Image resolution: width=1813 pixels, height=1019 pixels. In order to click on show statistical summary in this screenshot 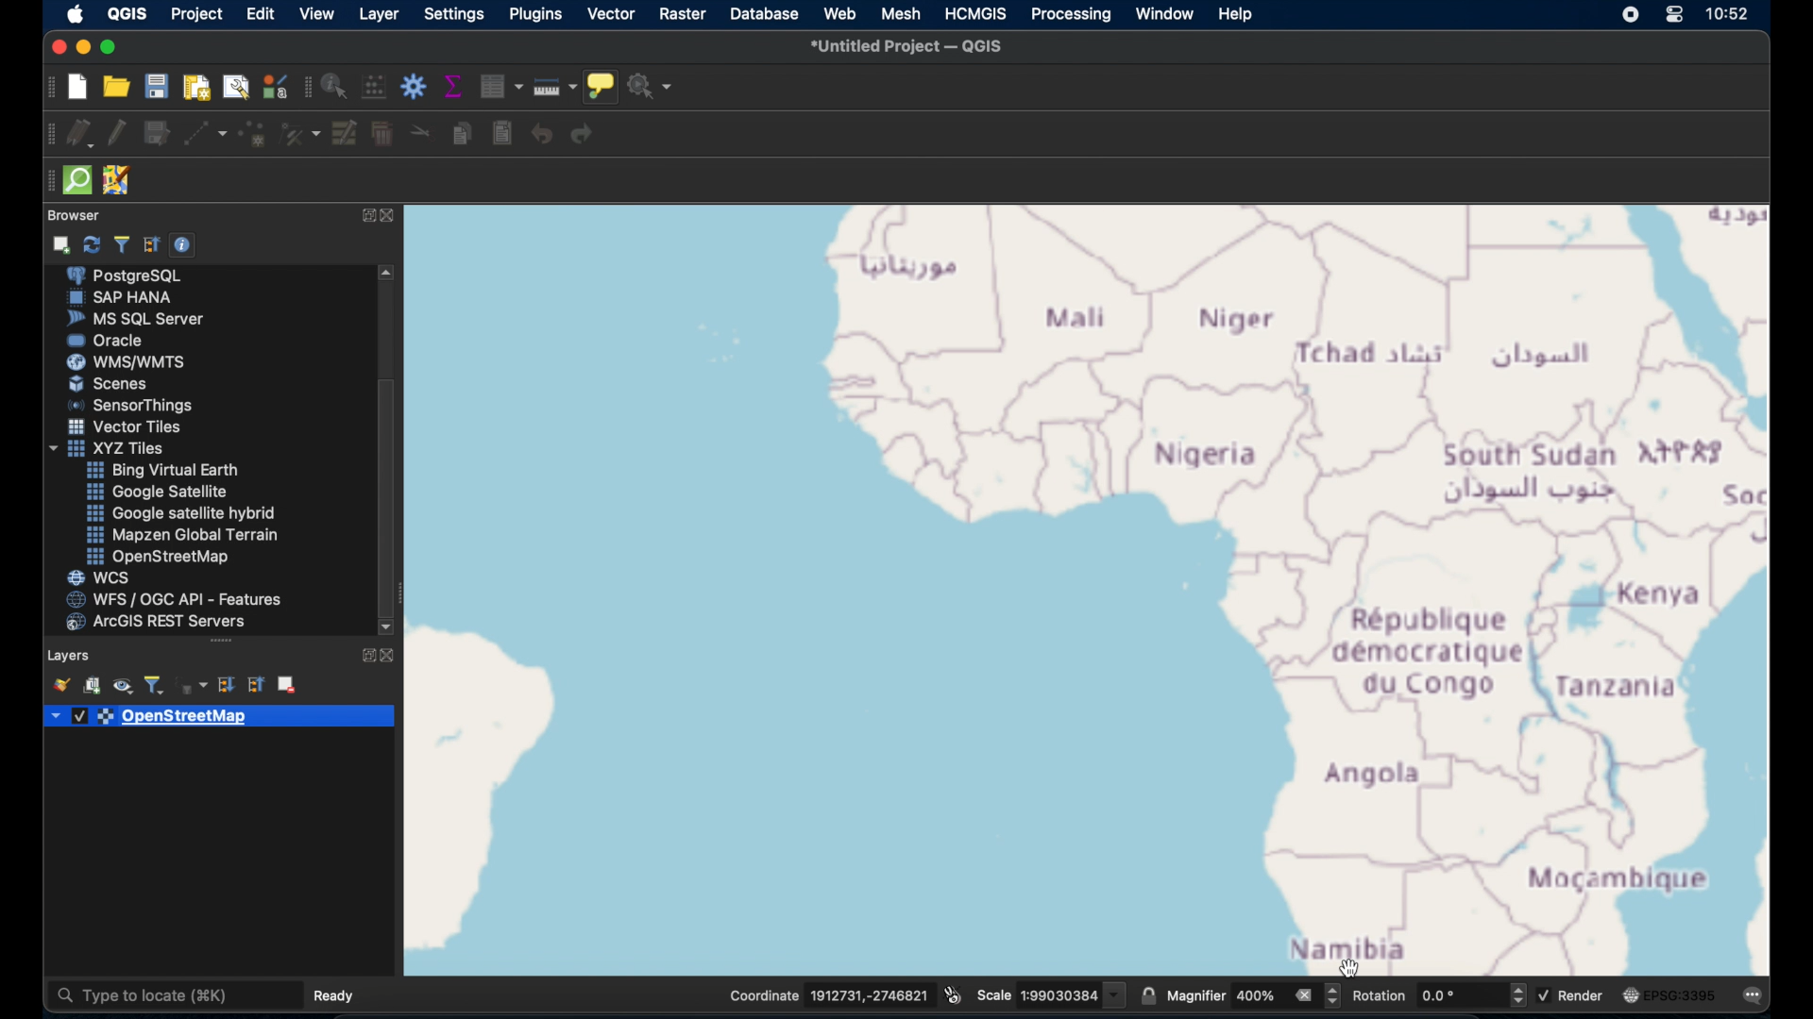, I will do `click(452, 87)`.